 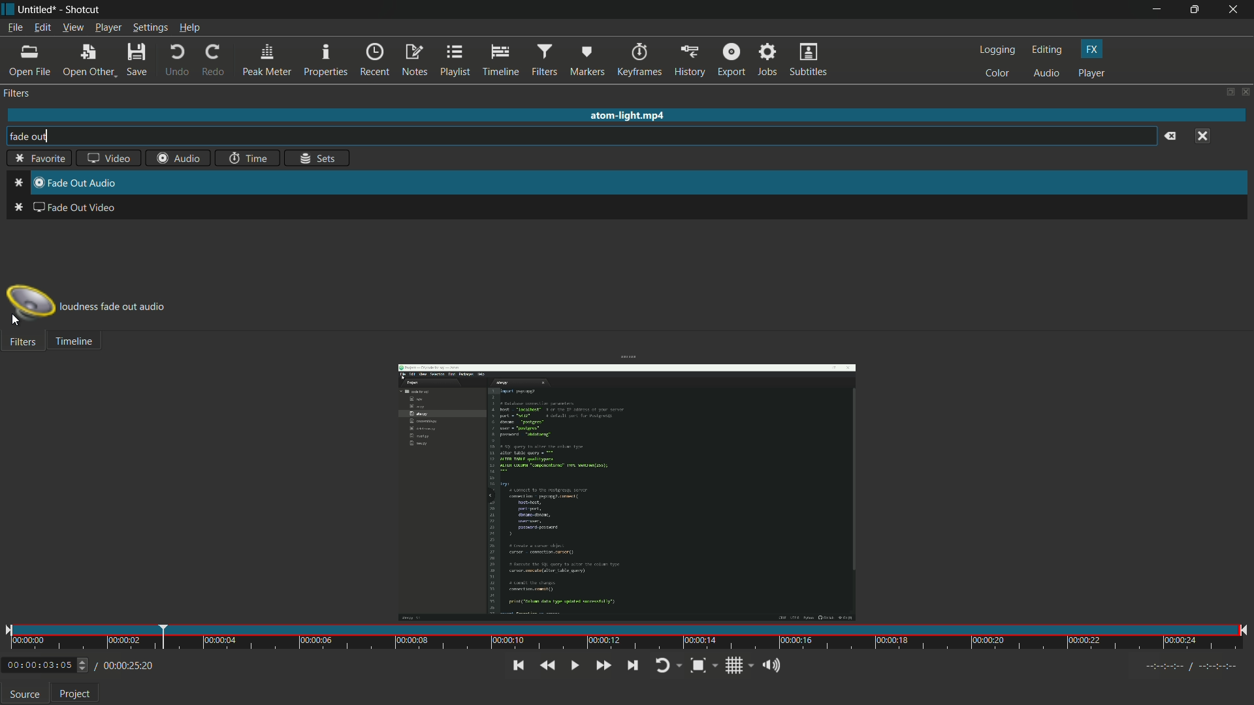 I want to click on total time, so click(x=127, y=666).